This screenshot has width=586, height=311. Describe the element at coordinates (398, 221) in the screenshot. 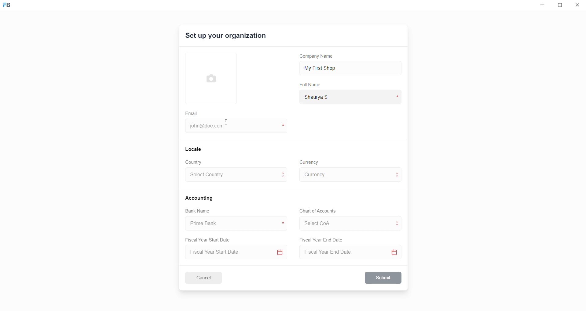

I see `move to above CoA` at that location.